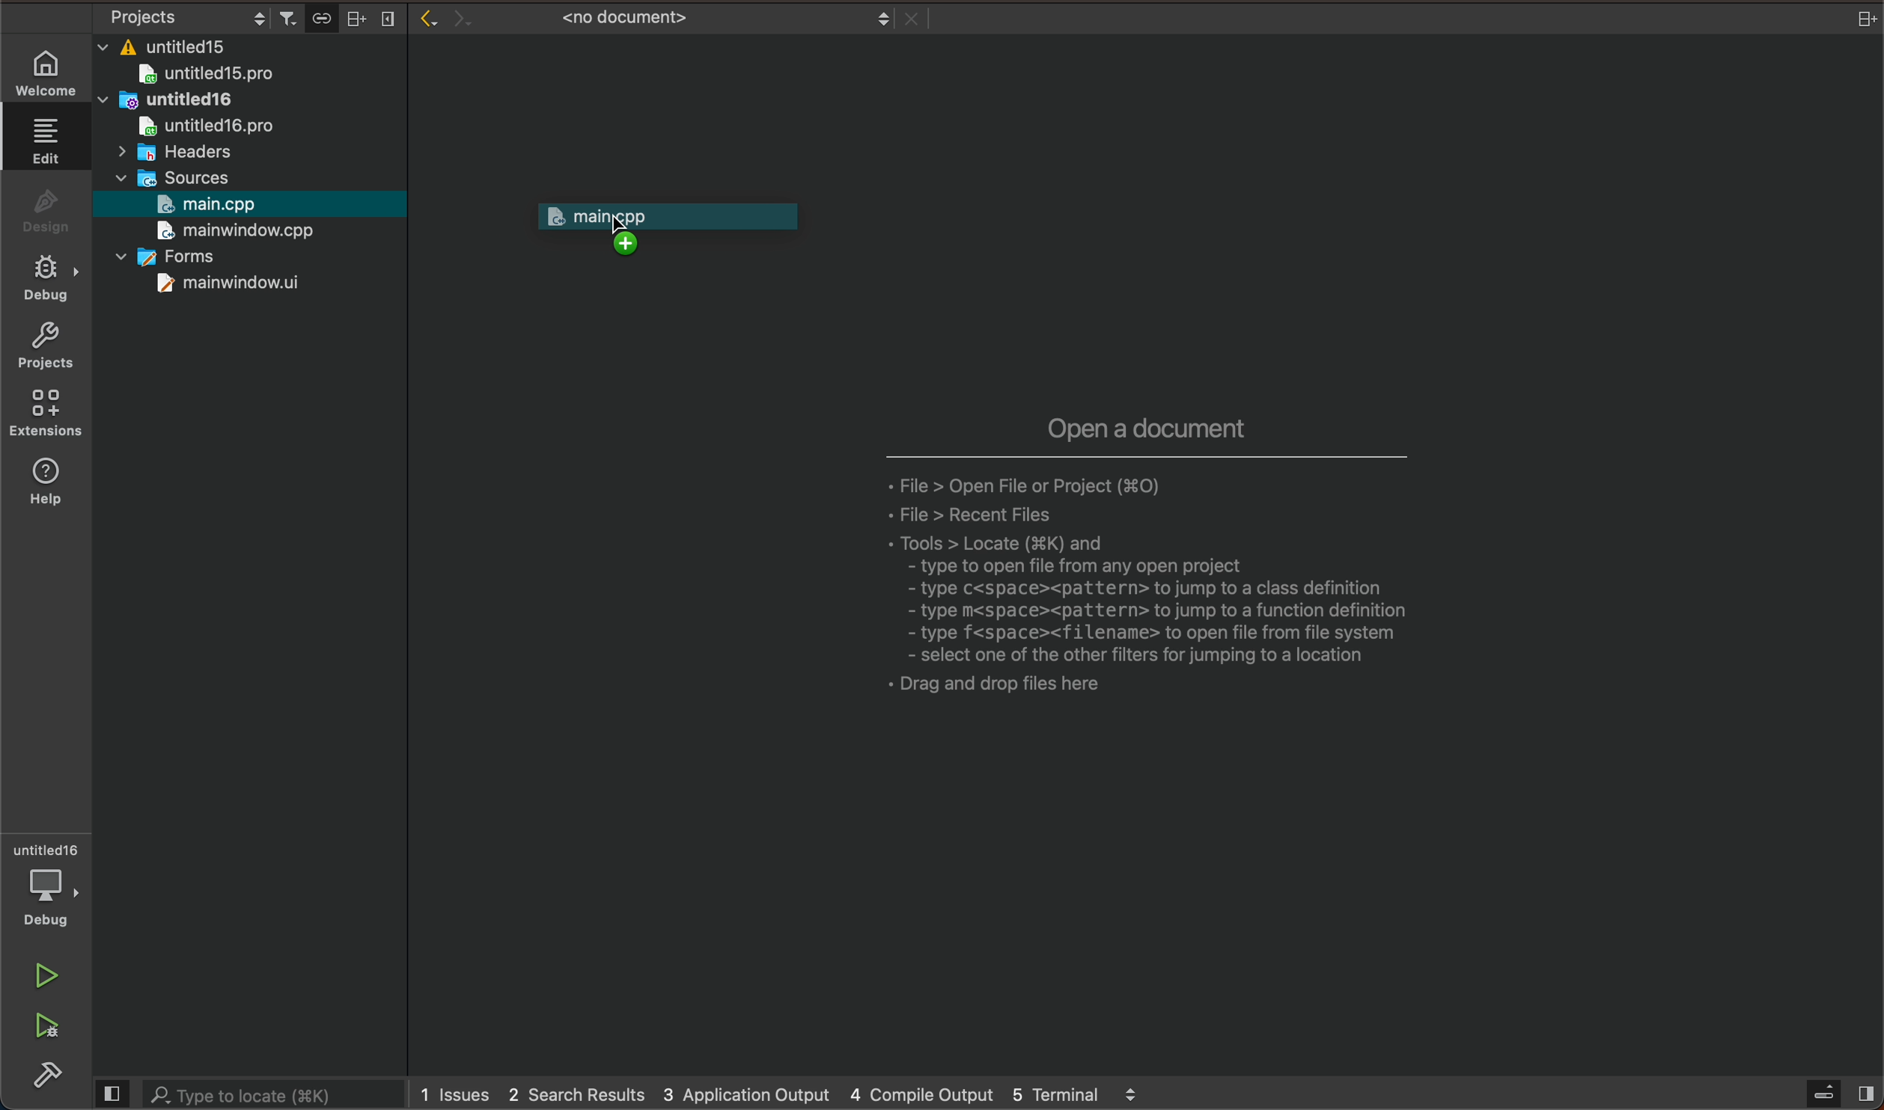 The width and height of the screenshot is (1884, 1110). I want to click on mainwindow.cpp, so click(229, 232).